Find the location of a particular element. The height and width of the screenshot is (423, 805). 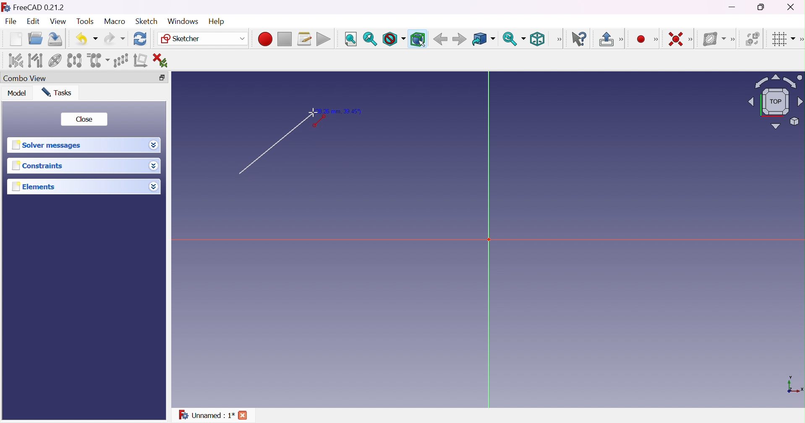

Rectangular array is located at coordinates (120, 60).